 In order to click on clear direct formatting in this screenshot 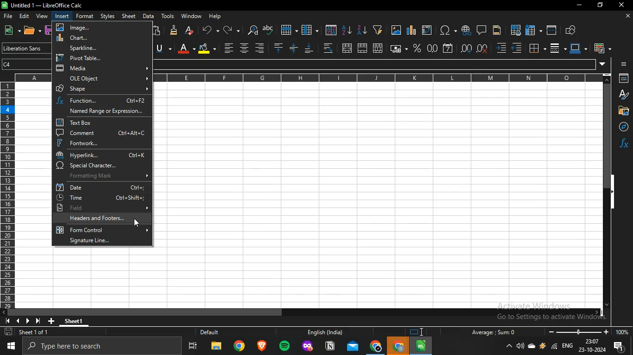, I will do `click(190, 30)`.